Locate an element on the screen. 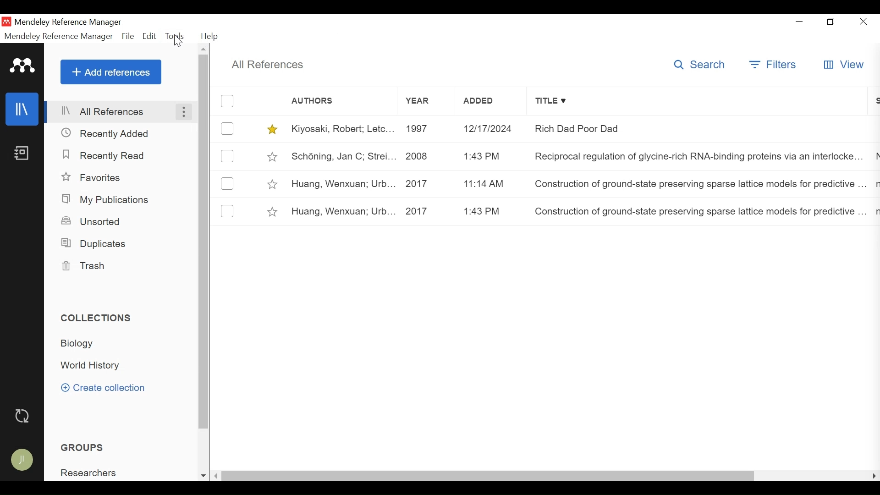 The height and width of the screenshot is (495, 880). Recently Read is located at coordinates (106, 155).